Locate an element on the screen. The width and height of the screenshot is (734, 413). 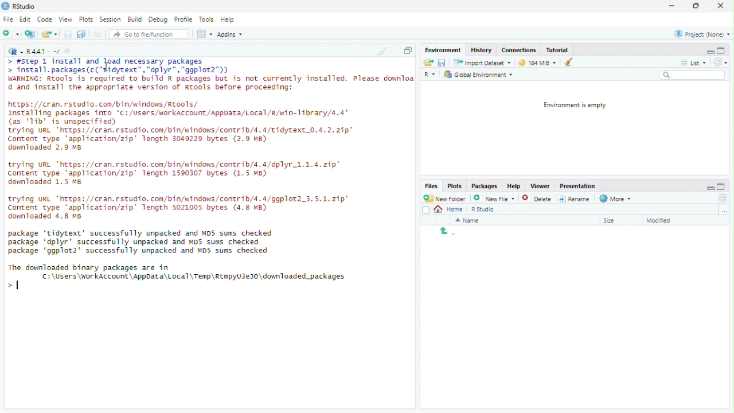
Add new file is located at coordinates (10, 33).